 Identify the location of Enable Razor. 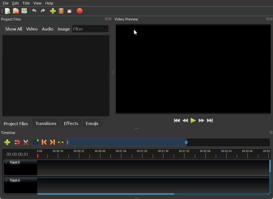
(26, 142).